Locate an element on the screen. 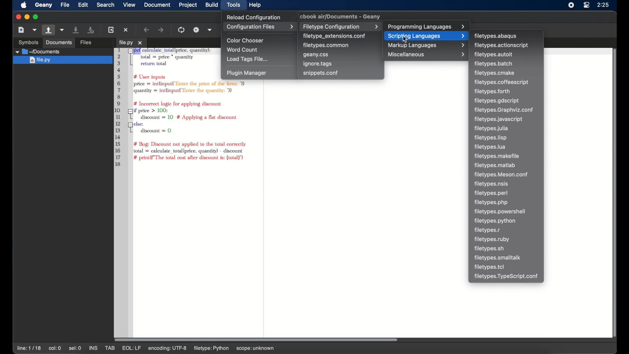 The image size is (629, 354). build is located at coordinates (212, 5).